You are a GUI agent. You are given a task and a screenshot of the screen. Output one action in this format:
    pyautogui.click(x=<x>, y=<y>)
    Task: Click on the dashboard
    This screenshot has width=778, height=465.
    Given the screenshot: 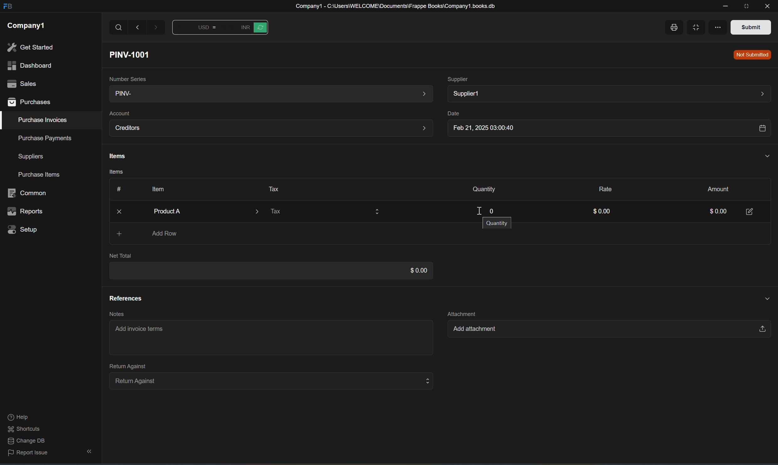 What is the action you would take?
    pyautogui.click(x=29, y=66)
    